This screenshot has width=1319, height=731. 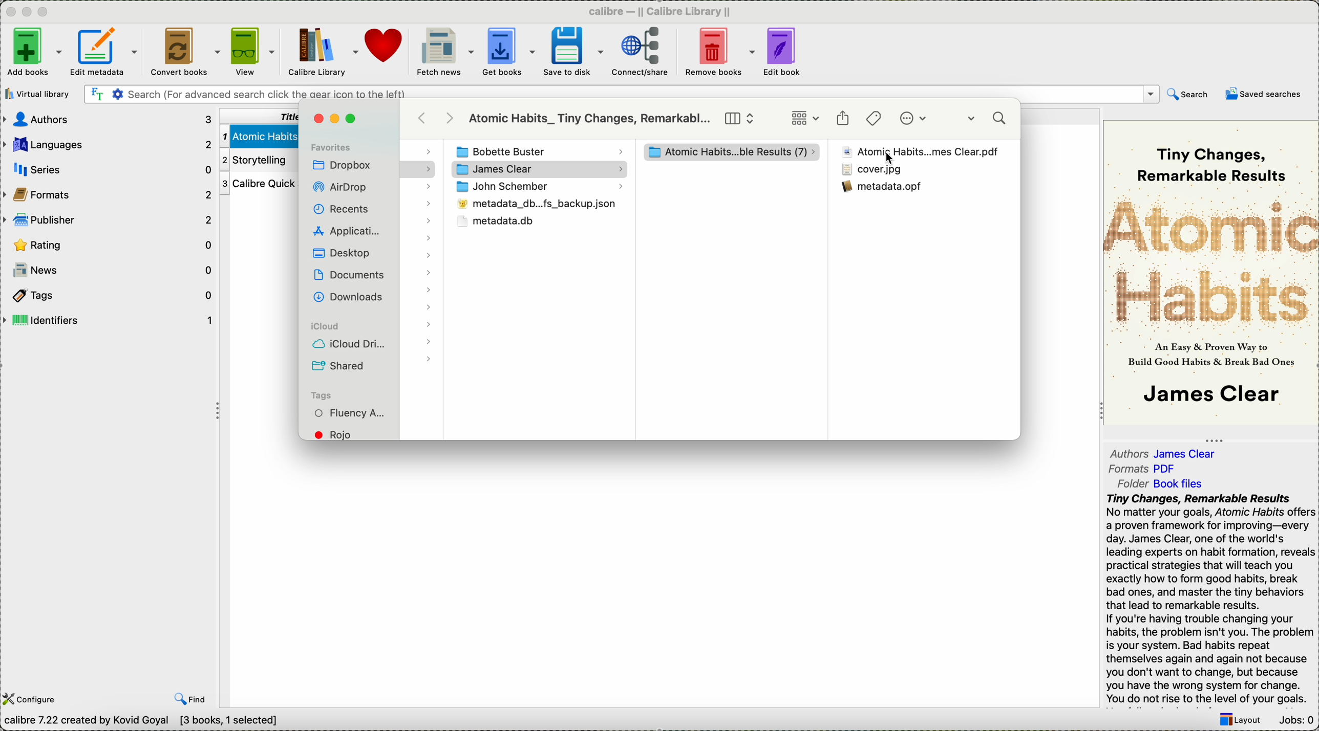 I want to click on shared, so click(x=340, y=366).